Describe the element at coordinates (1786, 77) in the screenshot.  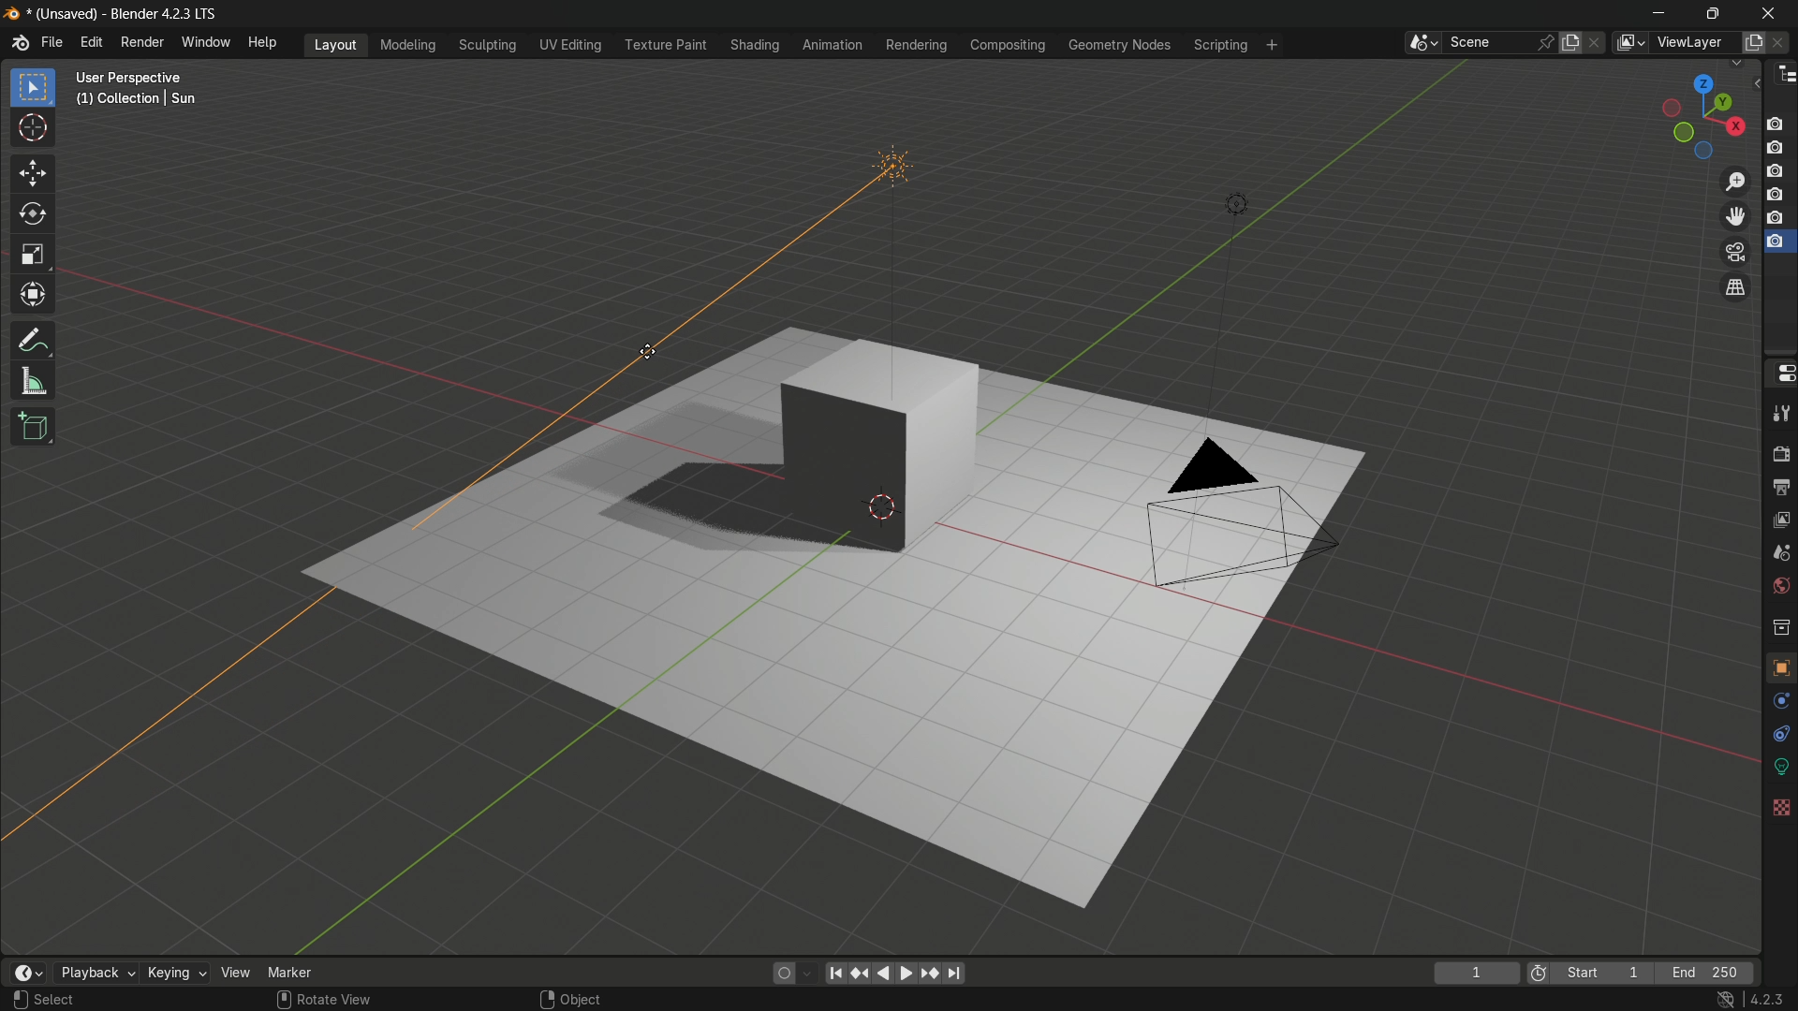
I see `outliner` at that location.